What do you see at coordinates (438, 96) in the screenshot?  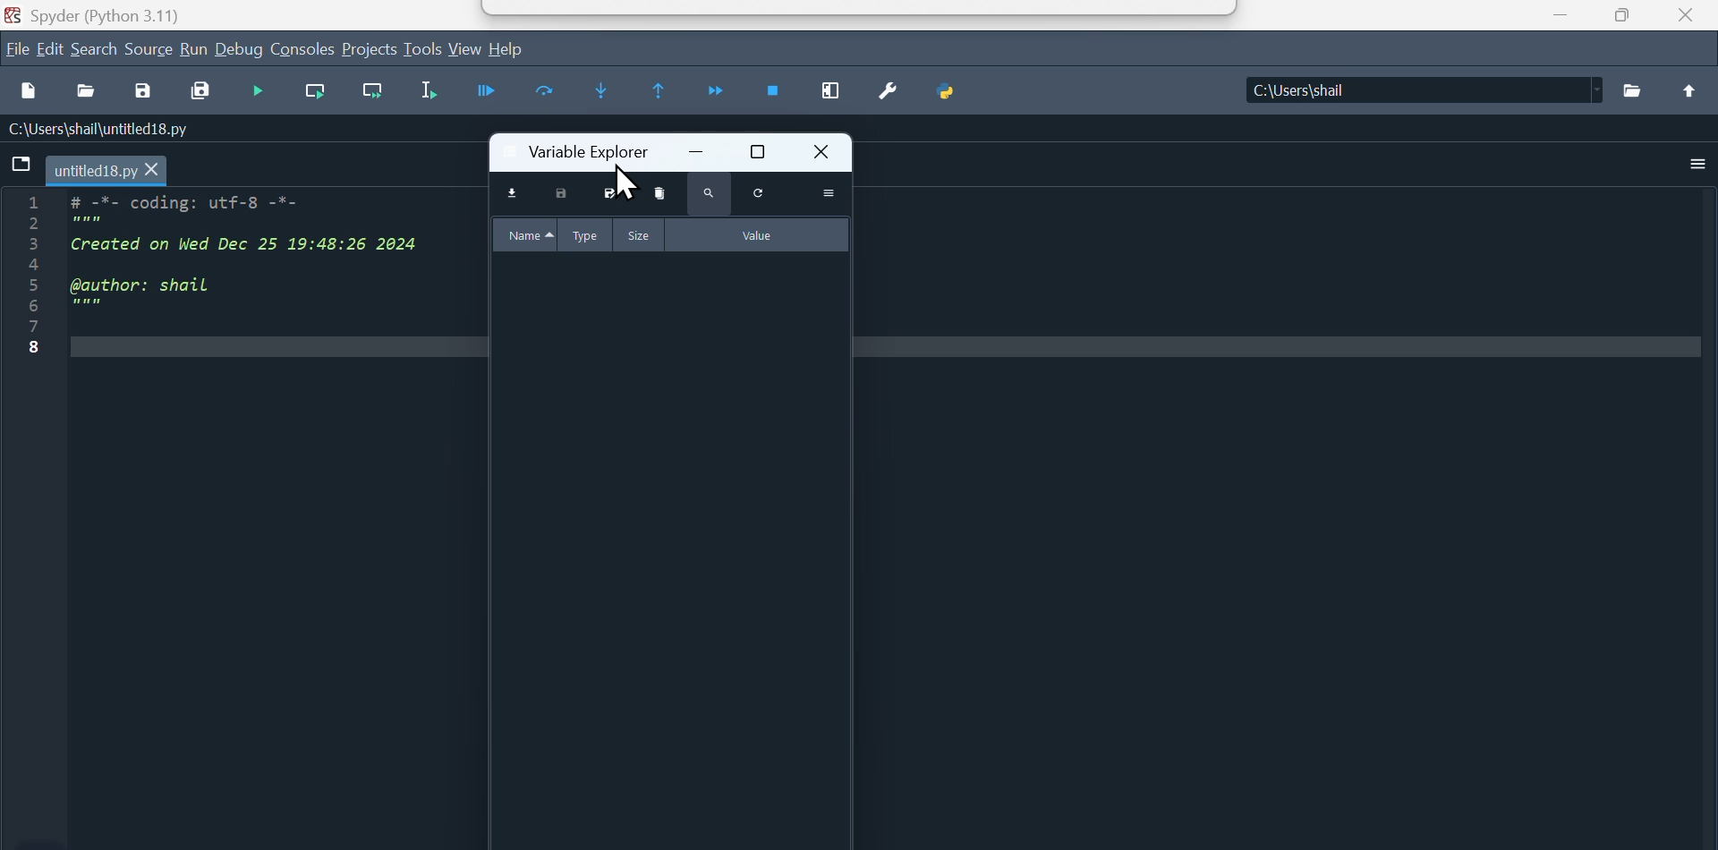 I see `Run Selection` at bounding box center [438, 96].